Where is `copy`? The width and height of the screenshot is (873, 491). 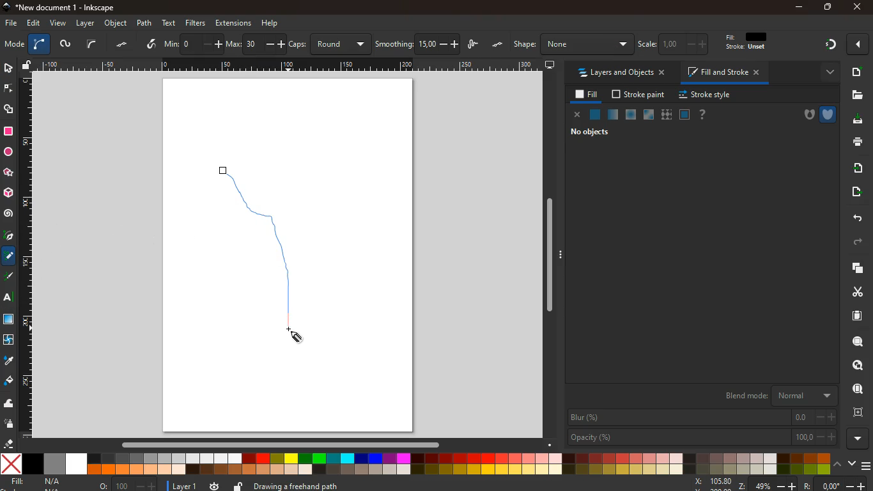 copy is located at coordinates (855, 269).